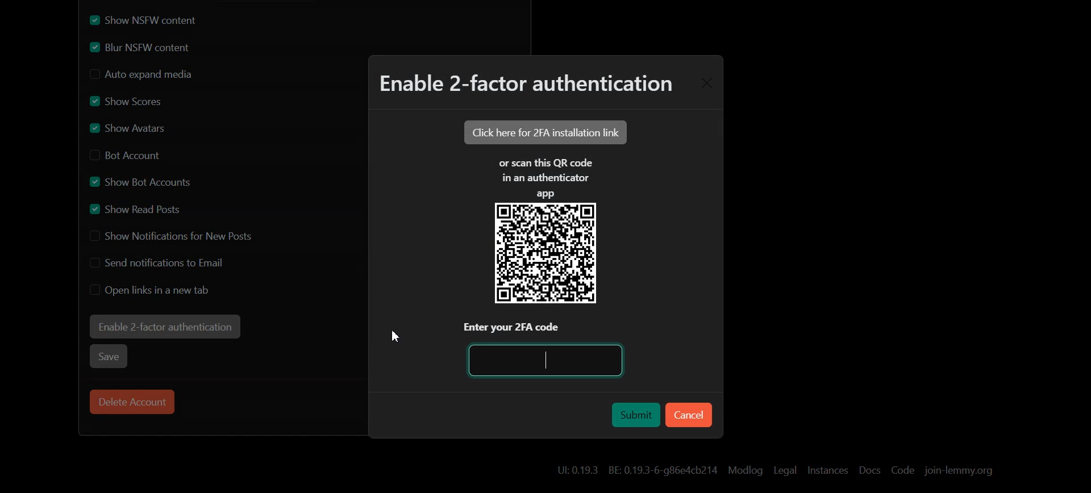  Describe the element at coordinates (524, 86) in the screenshot. I see `Text` at that location.